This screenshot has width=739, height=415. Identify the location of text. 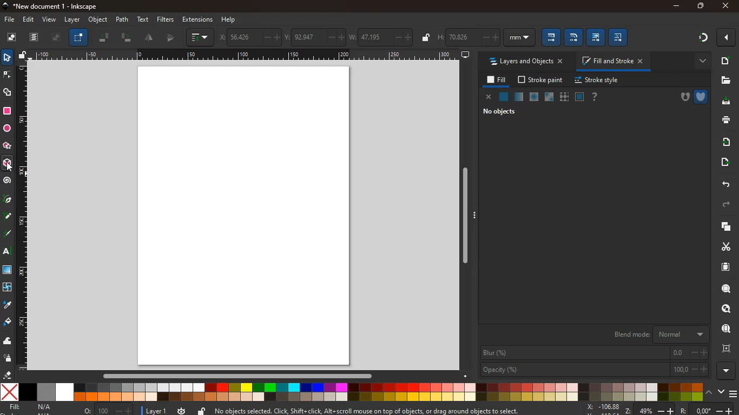
(5, 252).